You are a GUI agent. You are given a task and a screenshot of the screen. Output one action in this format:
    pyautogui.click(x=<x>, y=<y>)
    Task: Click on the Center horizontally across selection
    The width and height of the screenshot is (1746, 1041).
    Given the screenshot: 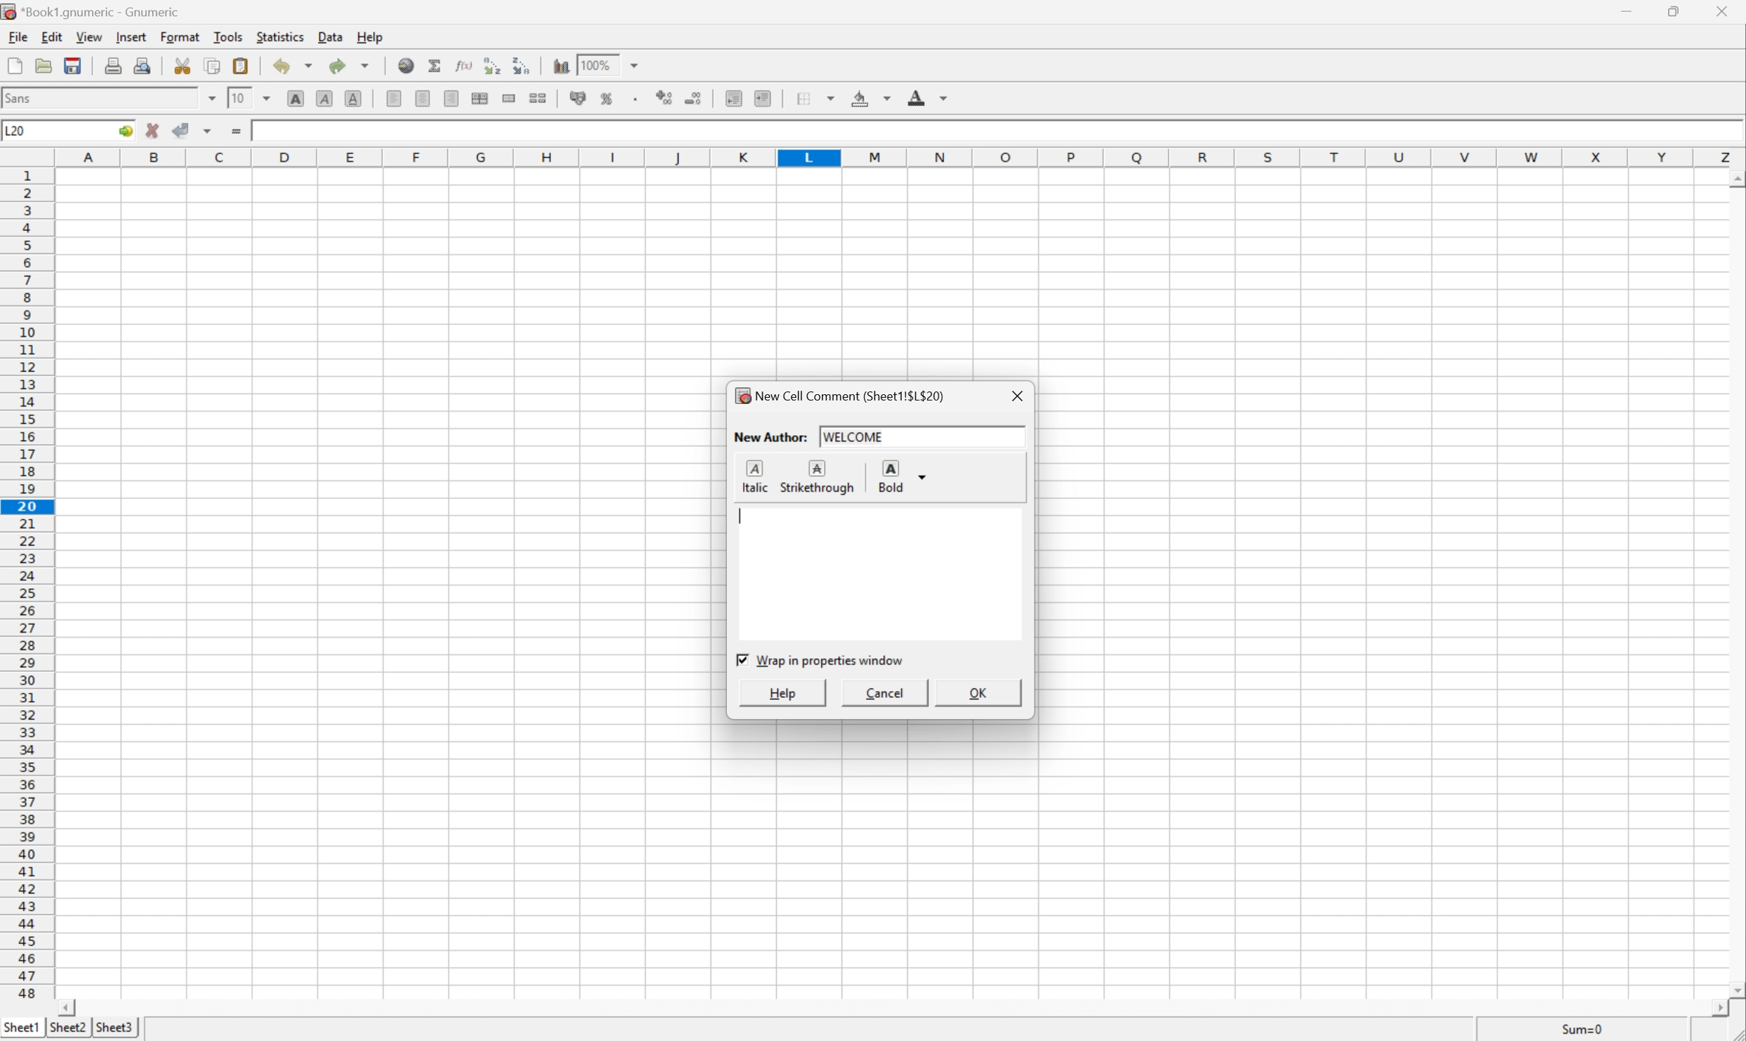 What is the action you would take?
    pyautogui.click(x=479, y=98)
    